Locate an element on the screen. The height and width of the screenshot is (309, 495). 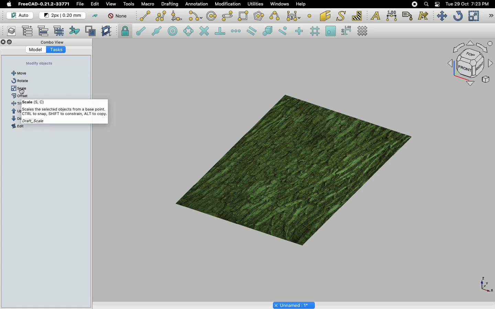
Create objects is located at coordinates (39, 64).